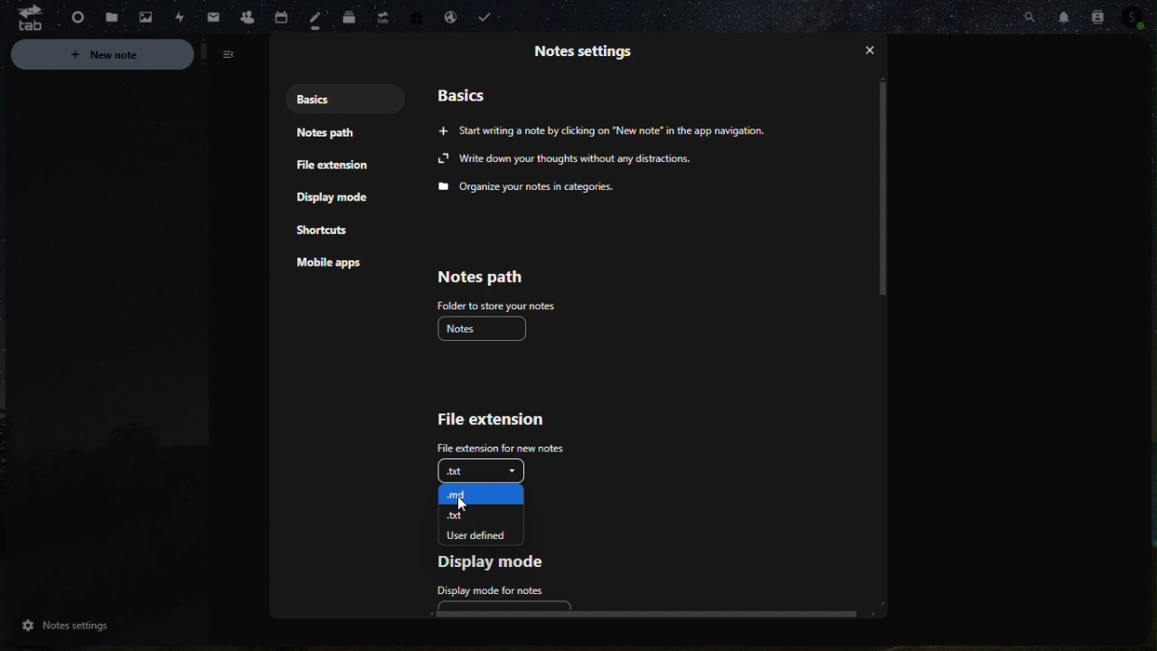 Image resolution: width=1157 pixels, height=651 pixels. I want to click on Notifications, so click(1064, 14).